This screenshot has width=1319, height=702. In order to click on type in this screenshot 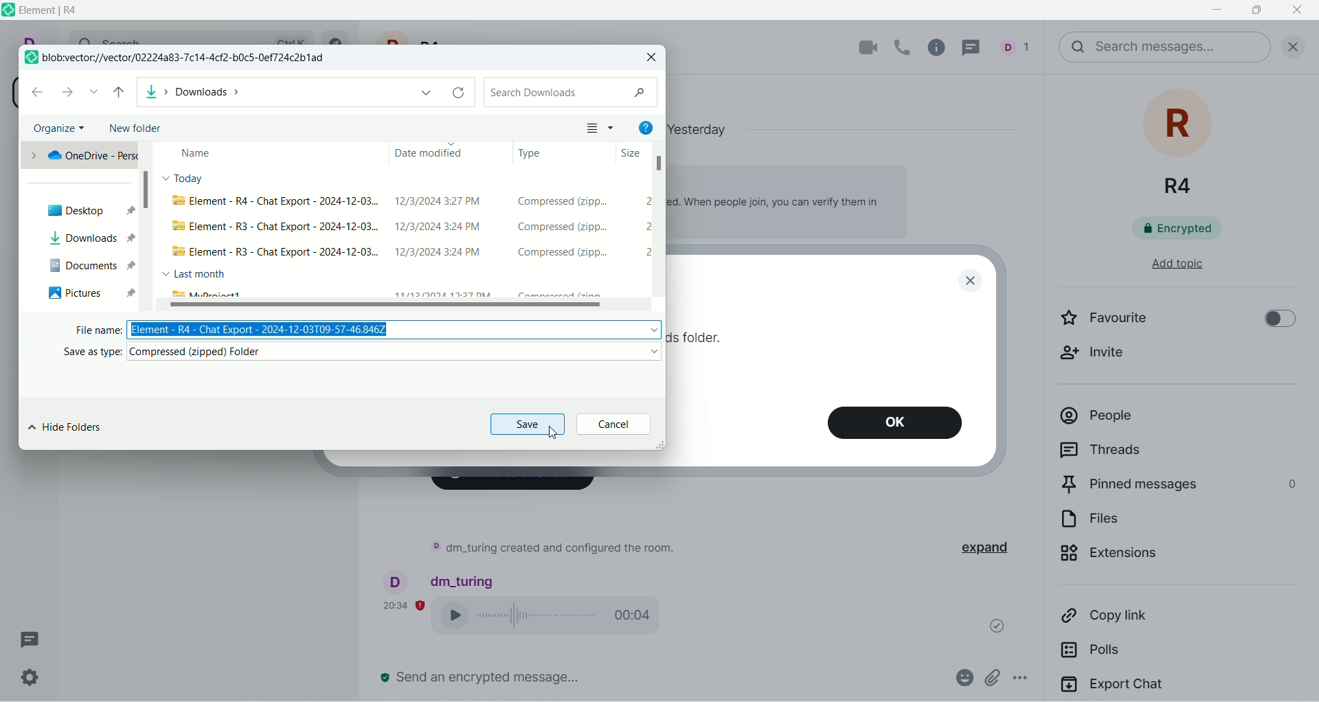, I will do `click(534, 157)`.